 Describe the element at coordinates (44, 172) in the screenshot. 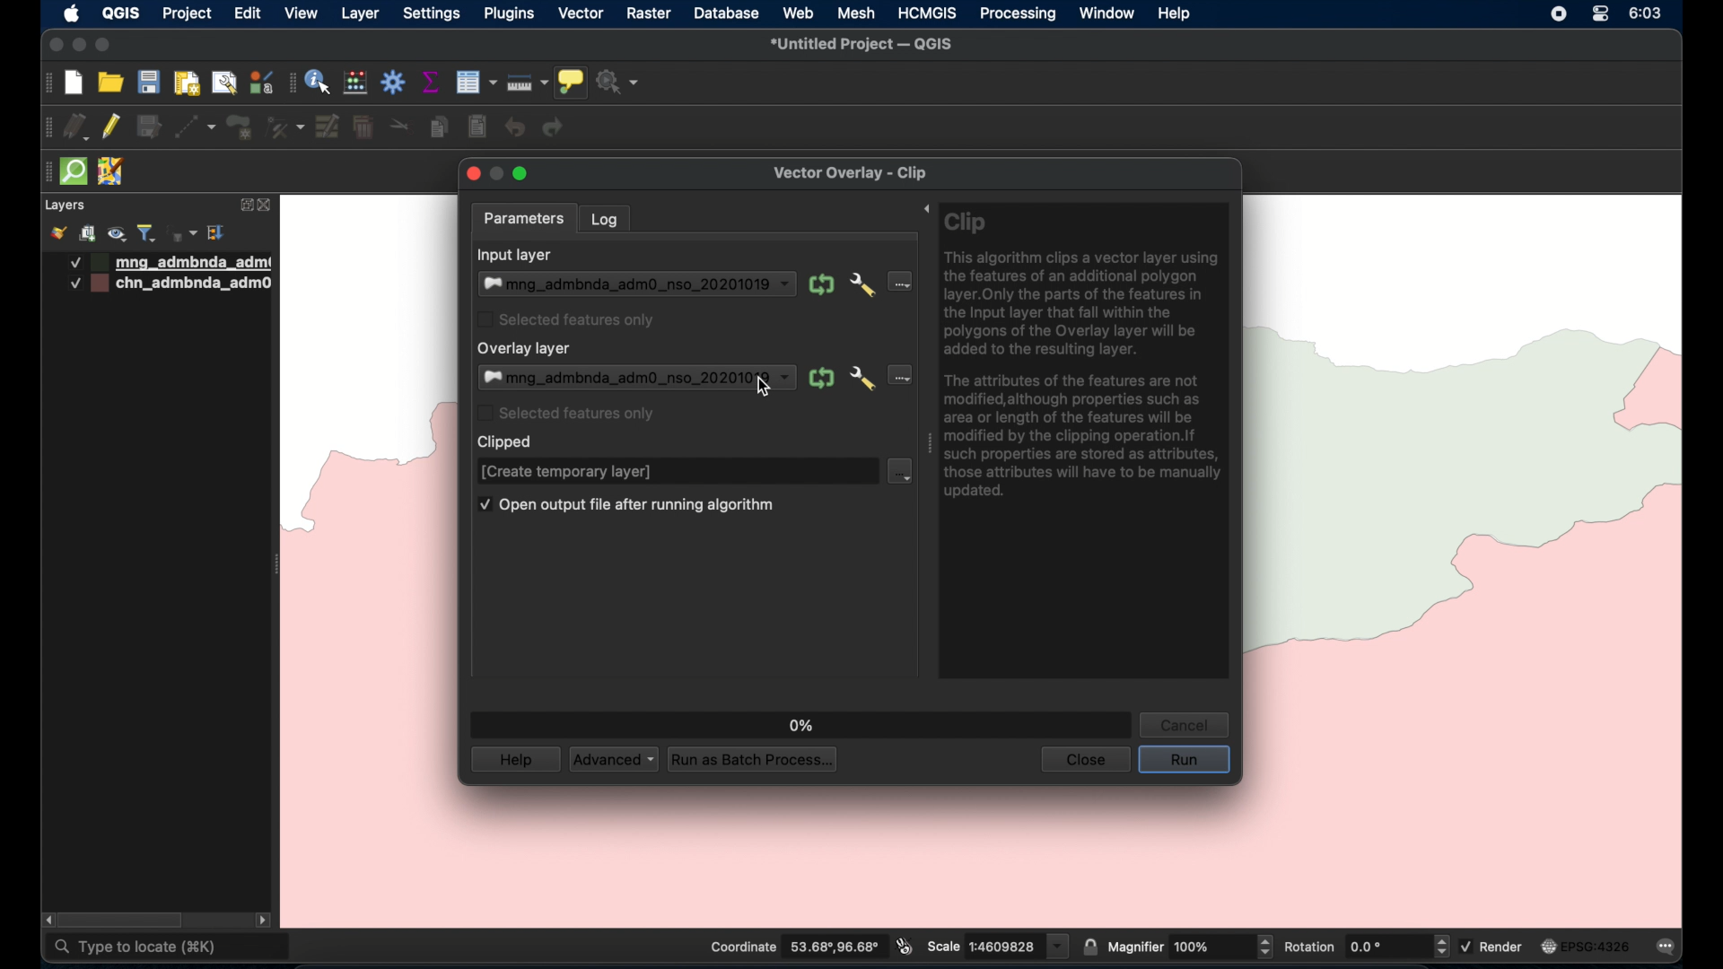

I see `drag handle` at that location.